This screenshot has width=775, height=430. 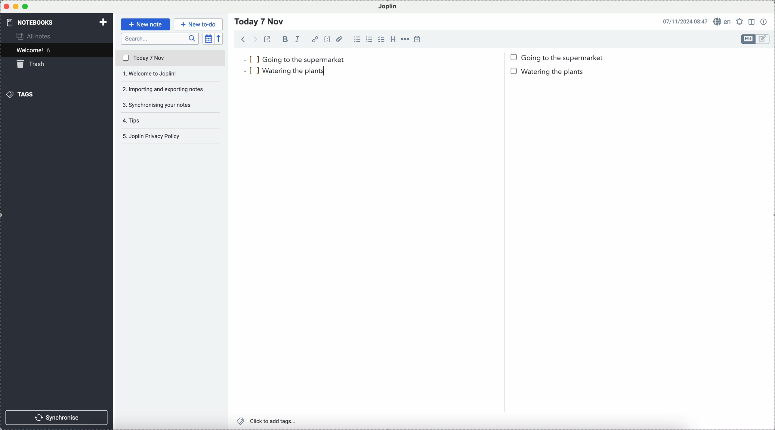 I want to click on notebooks tab, so click(x=35, y=22).